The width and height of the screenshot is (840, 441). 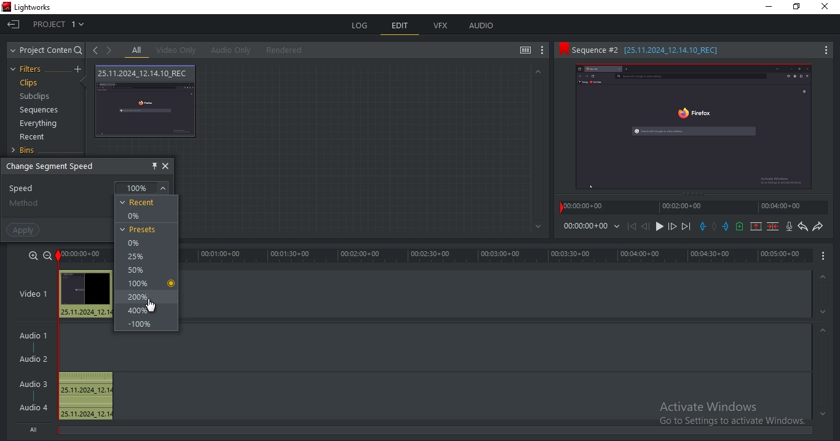 I want to click on audio, so click(x=86, y=396).